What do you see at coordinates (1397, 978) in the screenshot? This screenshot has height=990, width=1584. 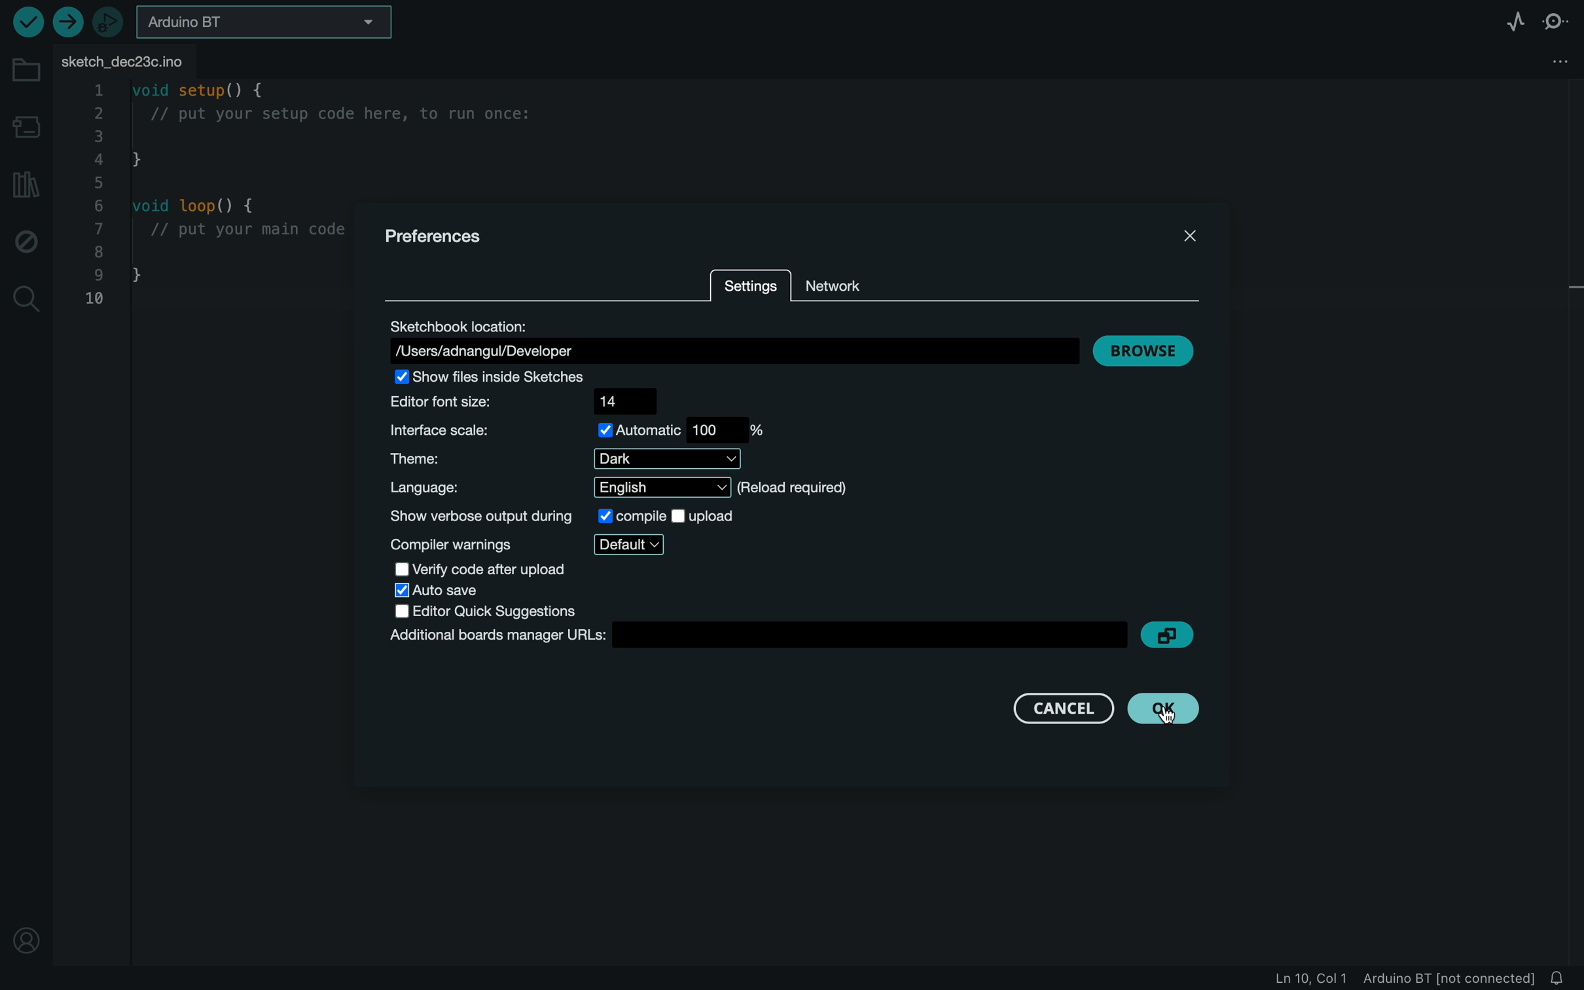 I see `file information` at bounding box center [1397, 978].